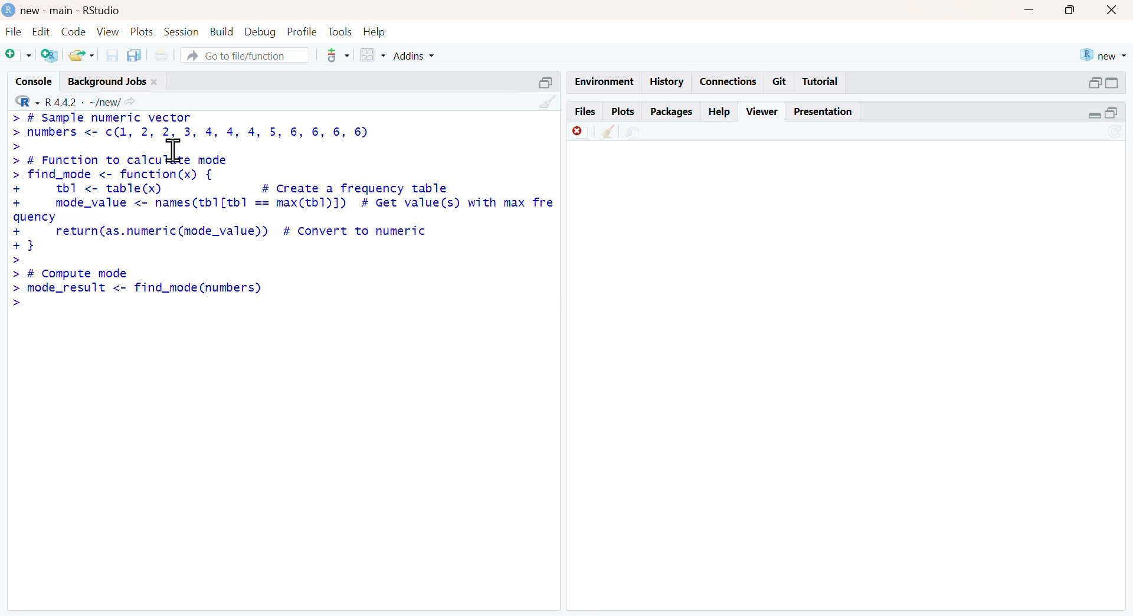  What do you see at coordinates (729, 82) in the screenshot?
I see `connections` at bounding box center [729, 82].